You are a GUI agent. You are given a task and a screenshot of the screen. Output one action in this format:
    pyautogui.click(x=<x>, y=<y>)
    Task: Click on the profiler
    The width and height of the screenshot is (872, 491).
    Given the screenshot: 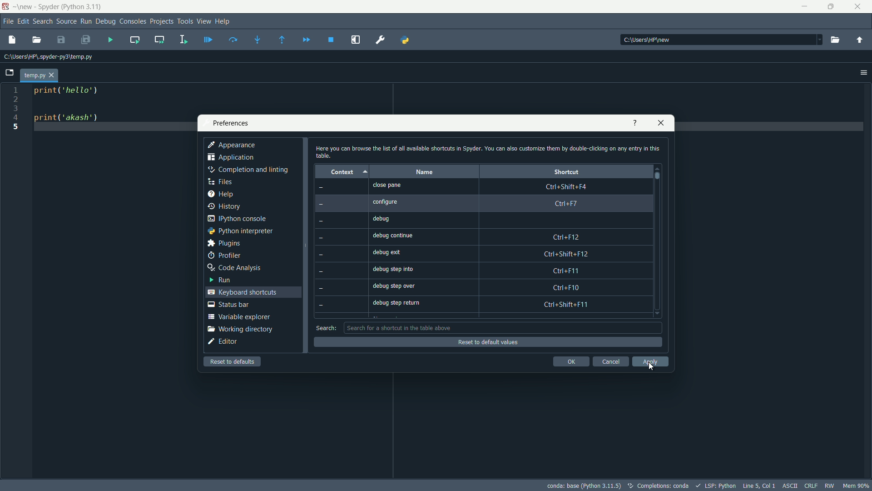 What is the action you would take?
    pyautogui.click(x=224, y=256)
    